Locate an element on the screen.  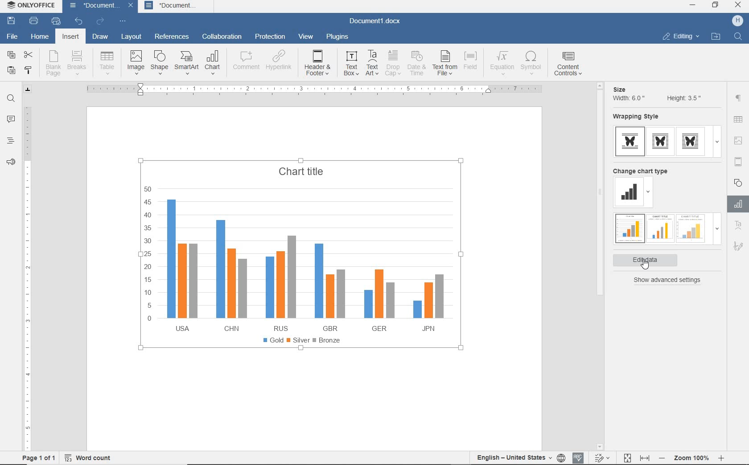
size is located at coordinates (621, 87).